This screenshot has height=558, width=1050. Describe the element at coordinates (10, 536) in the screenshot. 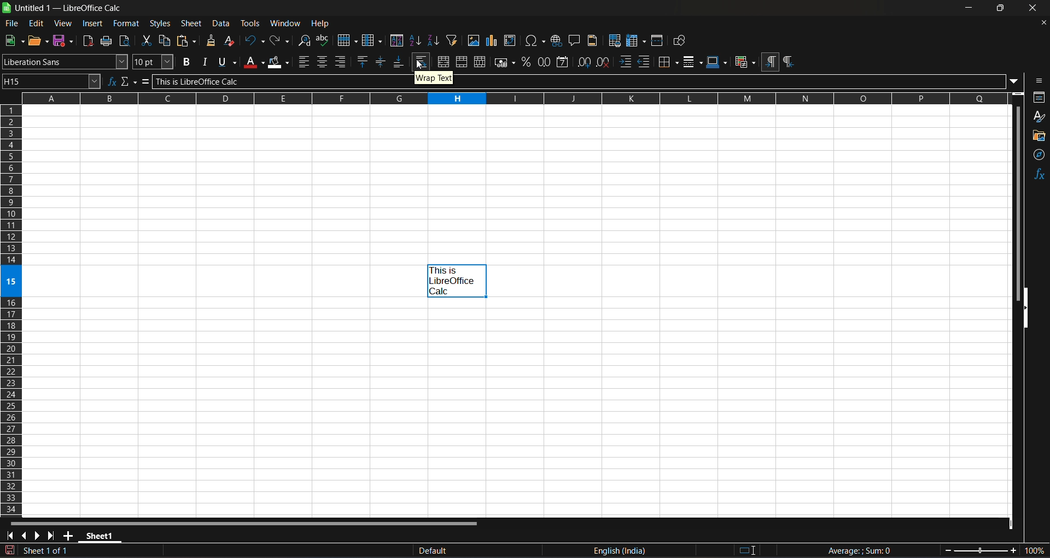

I see `scroll to first sheet` at that location.